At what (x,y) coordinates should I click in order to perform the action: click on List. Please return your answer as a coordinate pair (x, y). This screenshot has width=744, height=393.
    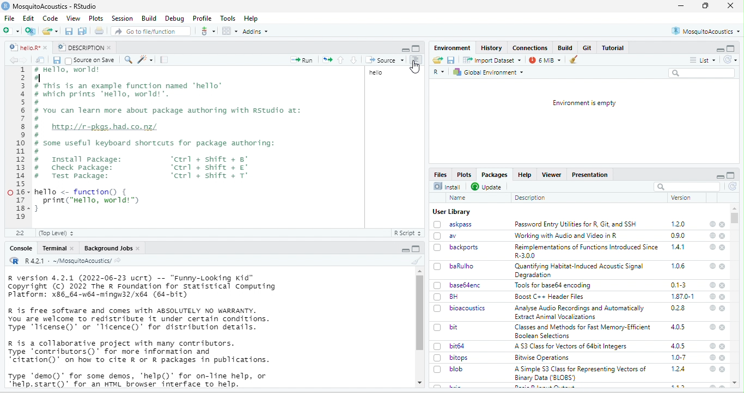
    Looking at the image, I should click on (703, 59).